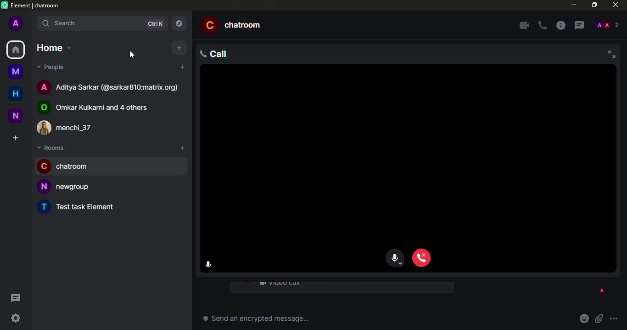 This screenshot has height=330, width=627. Describe the element at coordinates (593, 5) in the screenshot. I see `maximize` at that location.